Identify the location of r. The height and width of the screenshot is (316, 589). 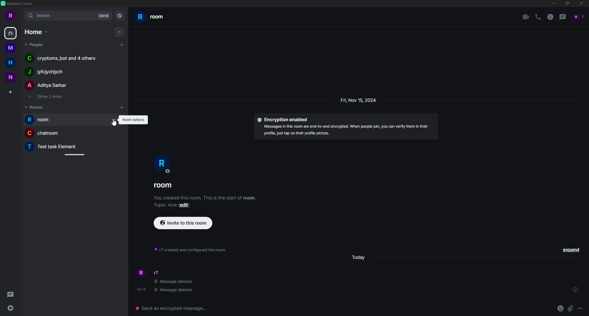
(10, 16).